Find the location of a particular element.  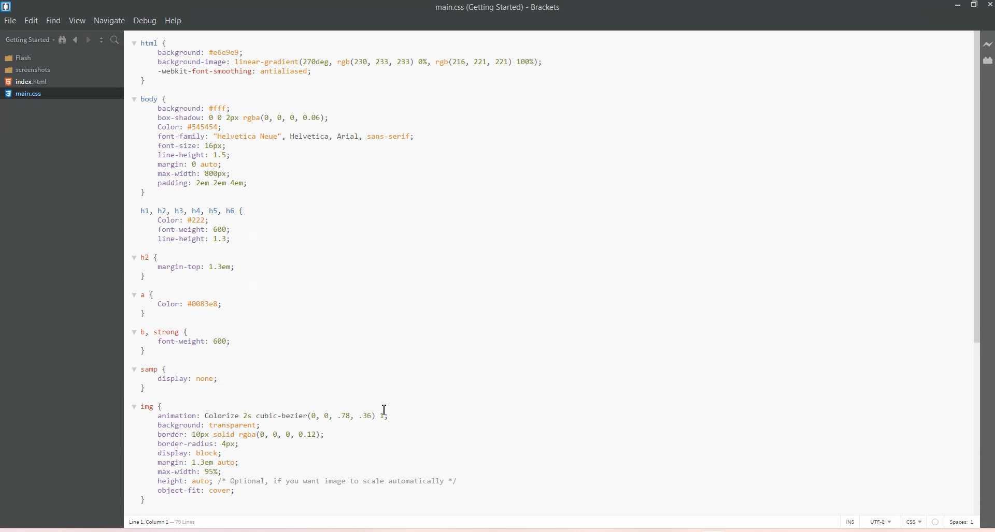

Flash is located at coordinates (31, 57).